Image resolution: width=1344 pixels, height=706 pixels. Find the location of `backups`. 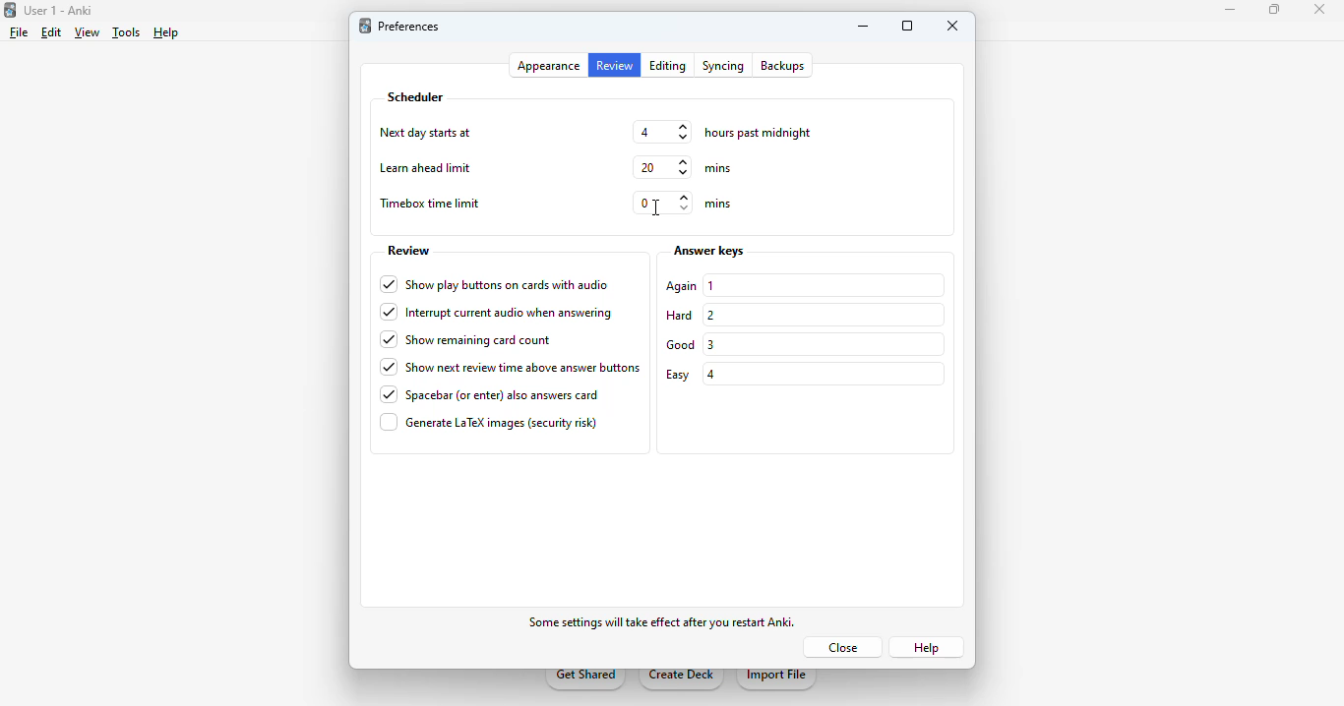

backups is located at coordinates (783, 66).